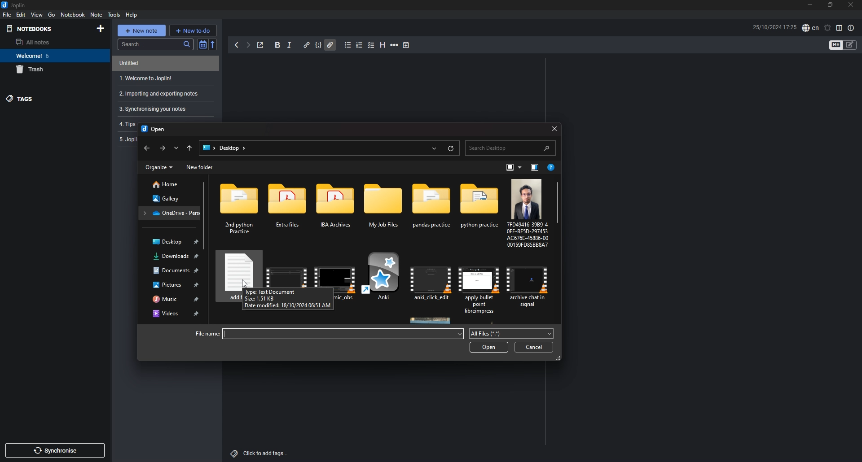  I want to click on Filename, so click(204, 333).